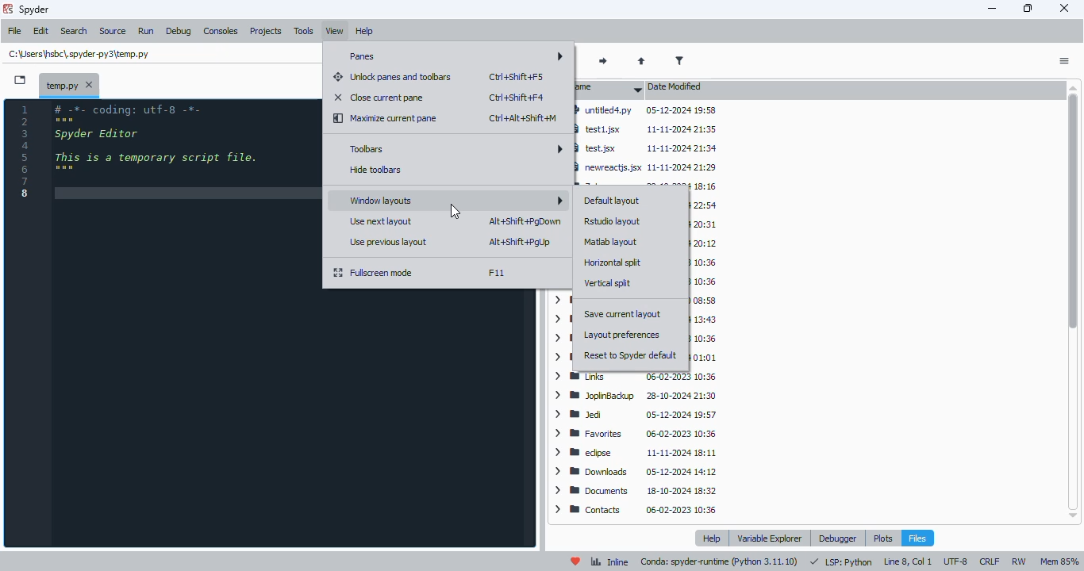 The height and width of the screenshot is (571, 1084). Describe the element at coordinates (623, 314) in the screenshot. I see `save current layout` at that location.